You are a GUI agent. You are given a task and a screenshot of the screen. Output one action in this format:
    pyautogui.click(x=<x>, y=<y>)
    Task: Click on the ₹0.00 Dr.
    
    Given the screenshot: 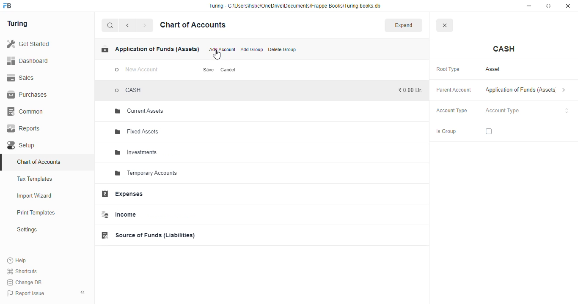 What is the action you would take?
    pyautogui.click(x=410, y=90)
    